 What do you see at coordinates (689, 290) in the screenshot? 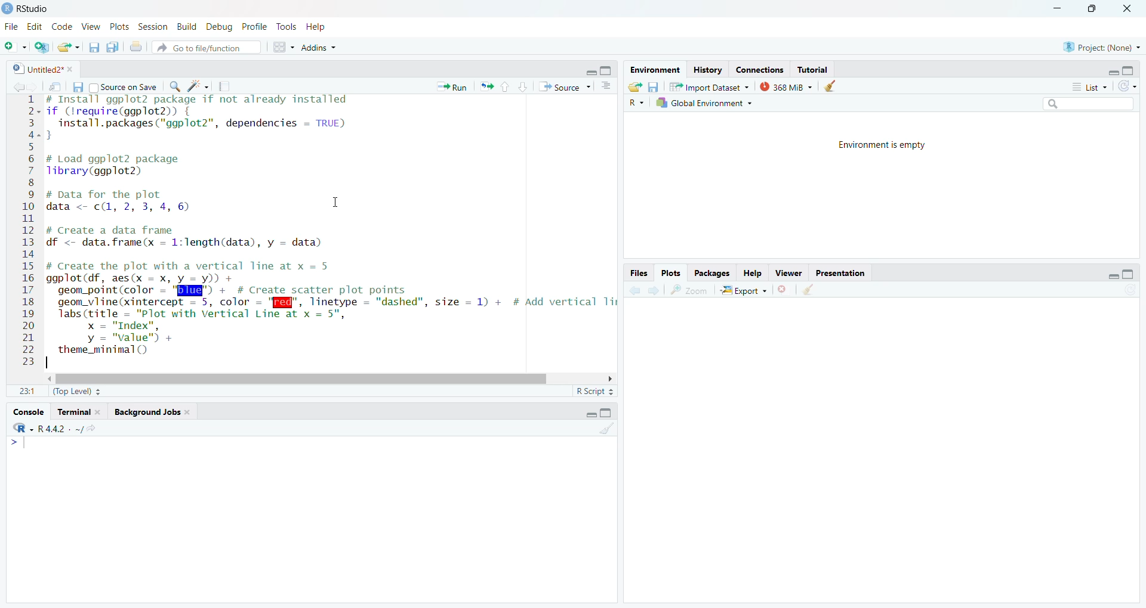
I see `zoom` at bounding box center [689, 290].